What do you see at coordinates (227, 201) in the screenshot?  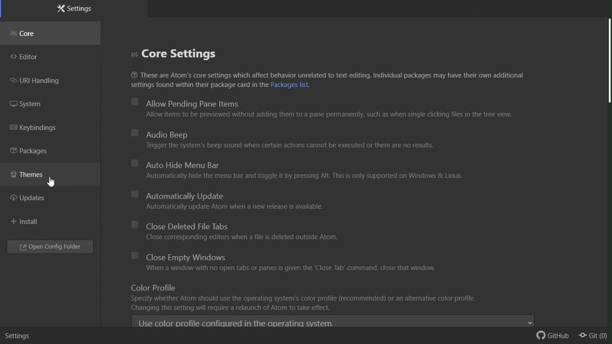 I see `Automatically update` at bounding box center [227, 201].